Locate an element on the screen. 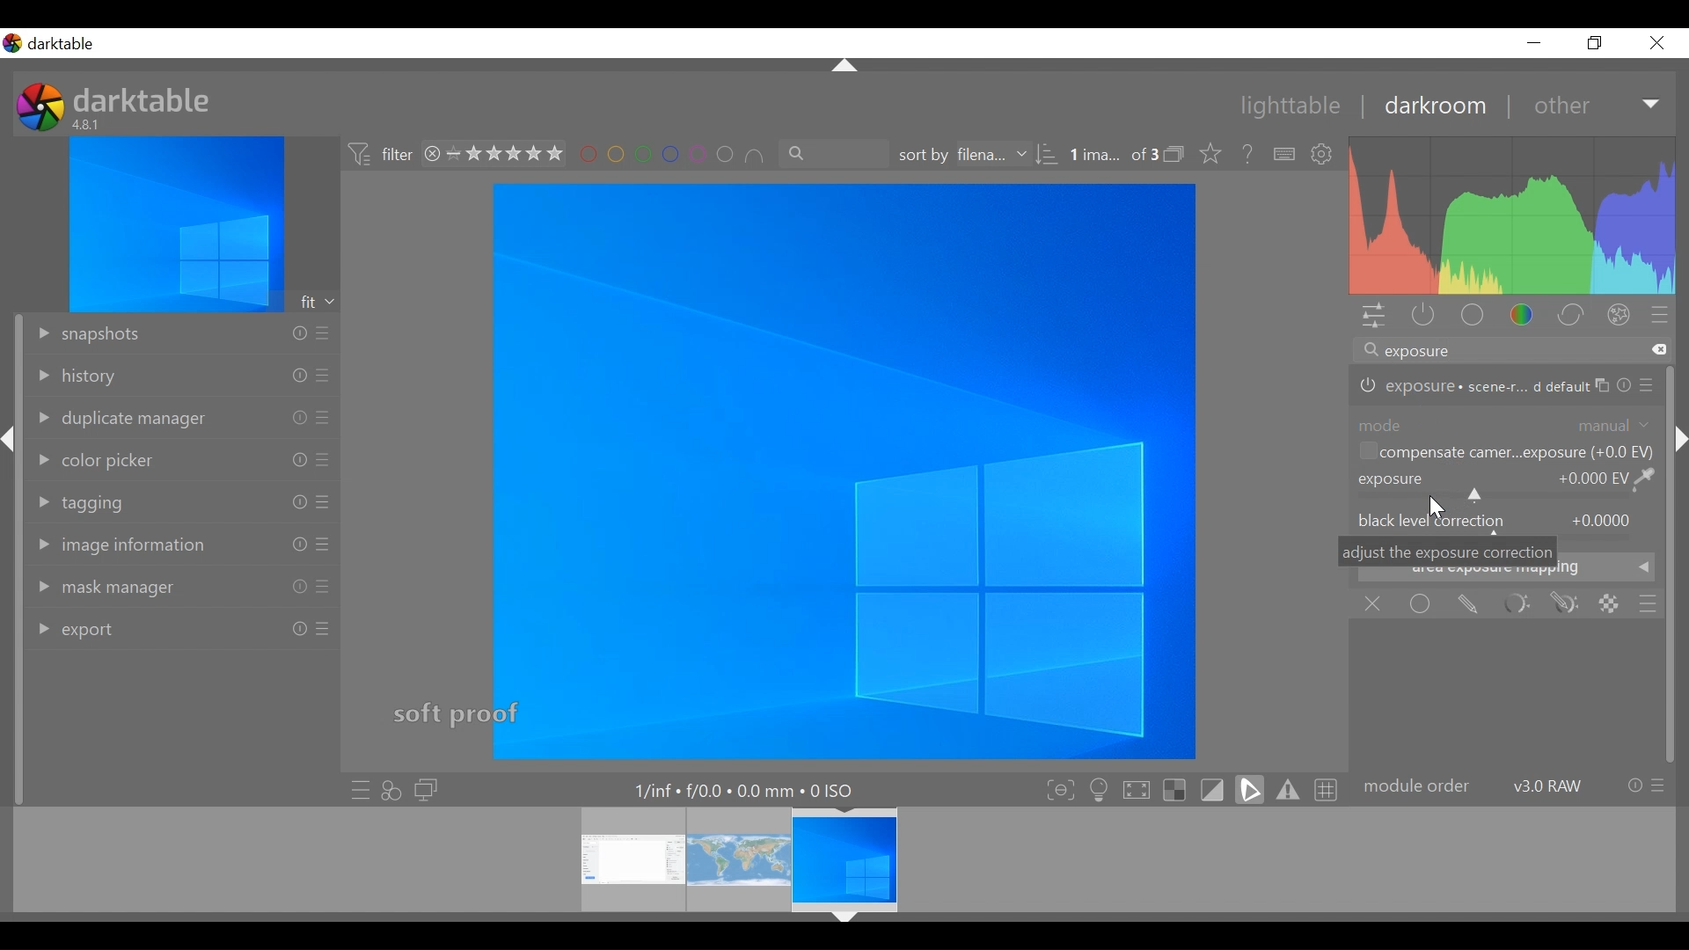  mode is located at coordinates (1381, 423).